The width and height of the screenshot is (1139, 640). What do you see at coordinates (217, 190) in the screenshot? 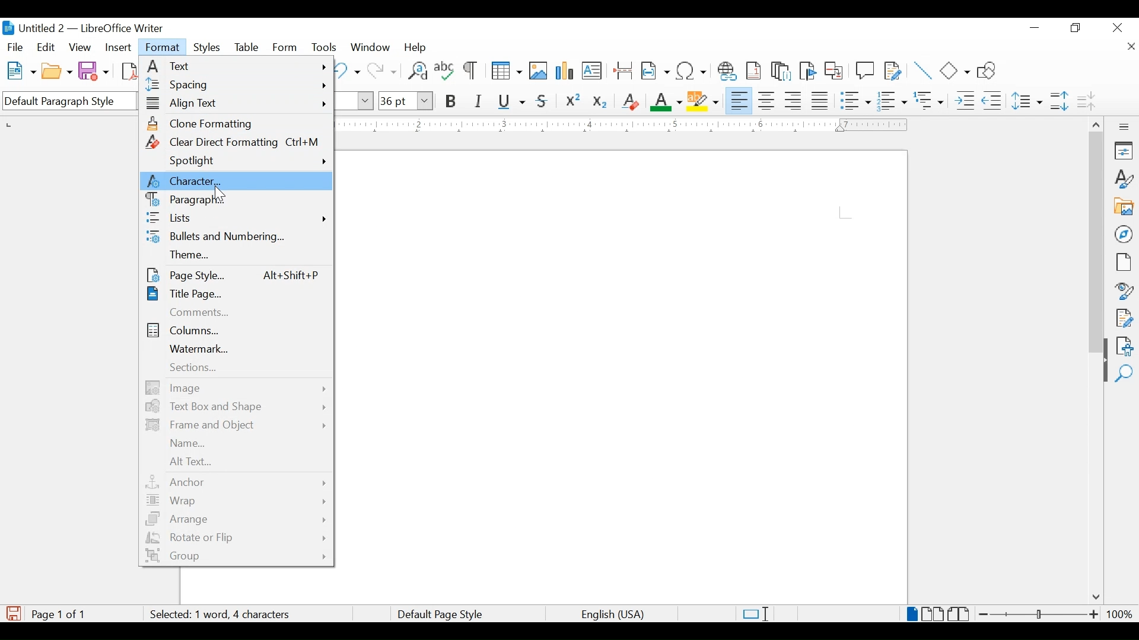
I see `cursor` at bounding box center [217, 190].